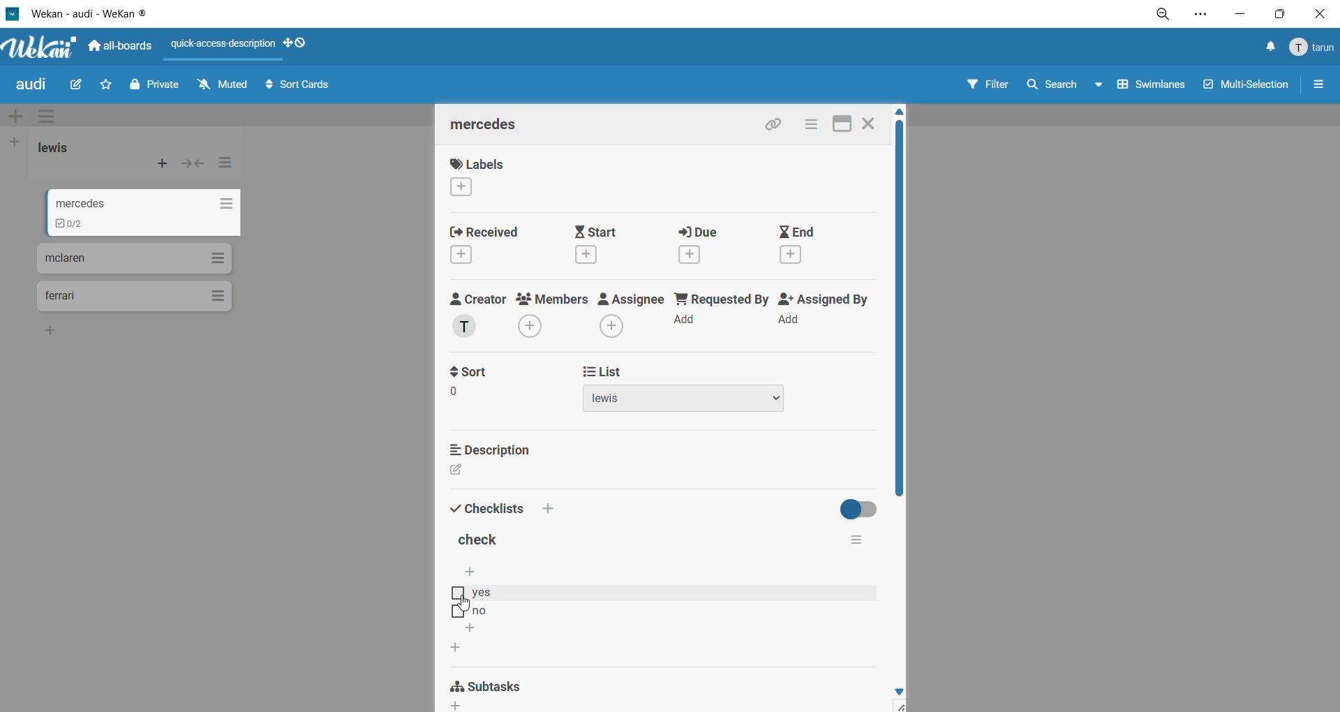 This screenshot has height=712, width=1340. Describe the element at coordinates (223, 44) in the screenshot. I see `quick access description` at that location.